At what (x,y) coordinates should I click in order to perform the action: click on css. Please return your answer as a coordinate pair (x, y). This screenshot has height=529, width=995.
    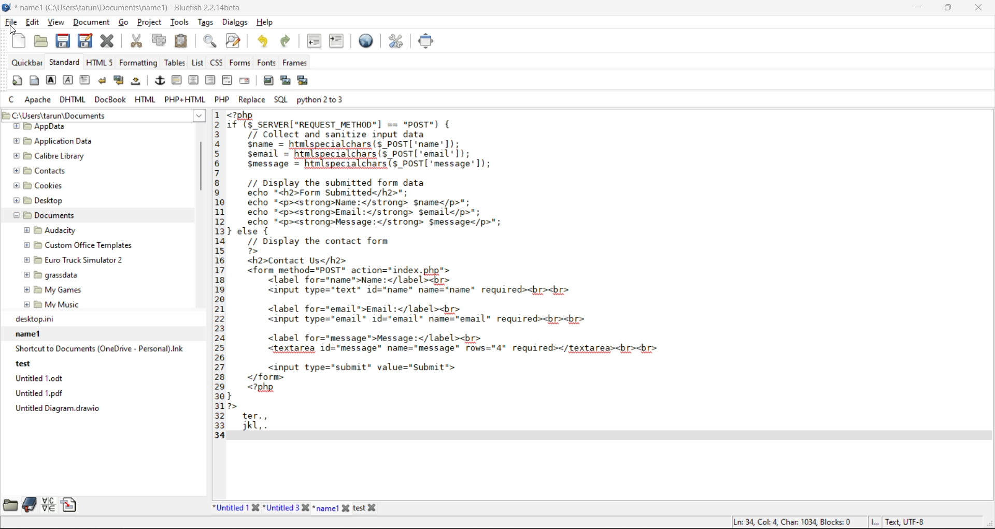
    Looking at the image, I should click on (217, 63).